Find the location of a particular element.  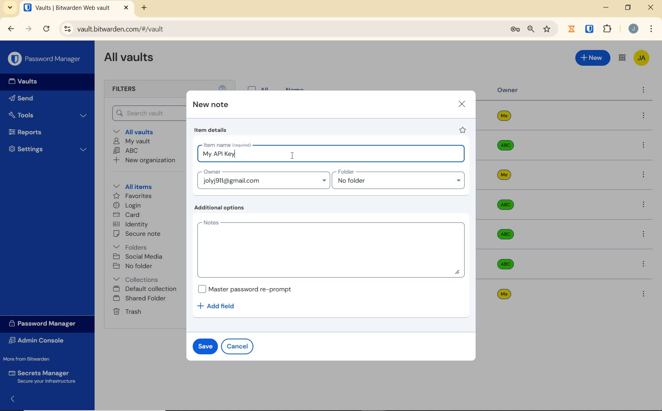

manage passwords is located at coordinates (515, 30).